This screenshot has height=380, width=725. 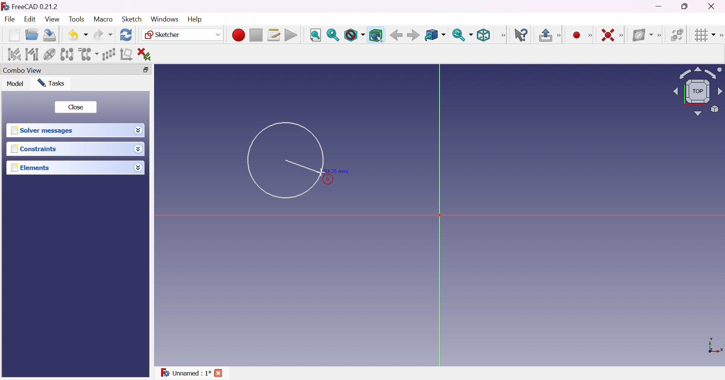 What do you see at coordinates (659, 6) in the screenshot?
I see `Minimize` at bounding box center [659, 6].